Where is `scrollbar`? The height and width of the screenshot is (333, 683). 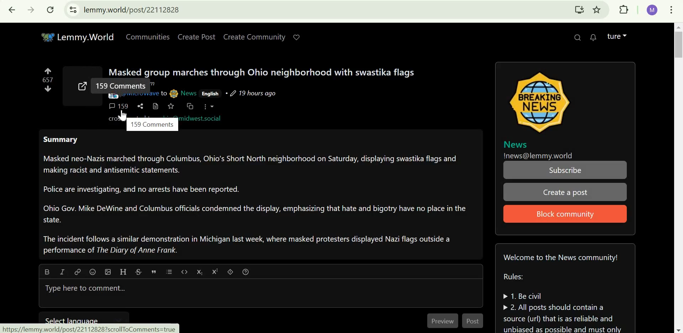 scrollbar is located at coordinates (676, 178).